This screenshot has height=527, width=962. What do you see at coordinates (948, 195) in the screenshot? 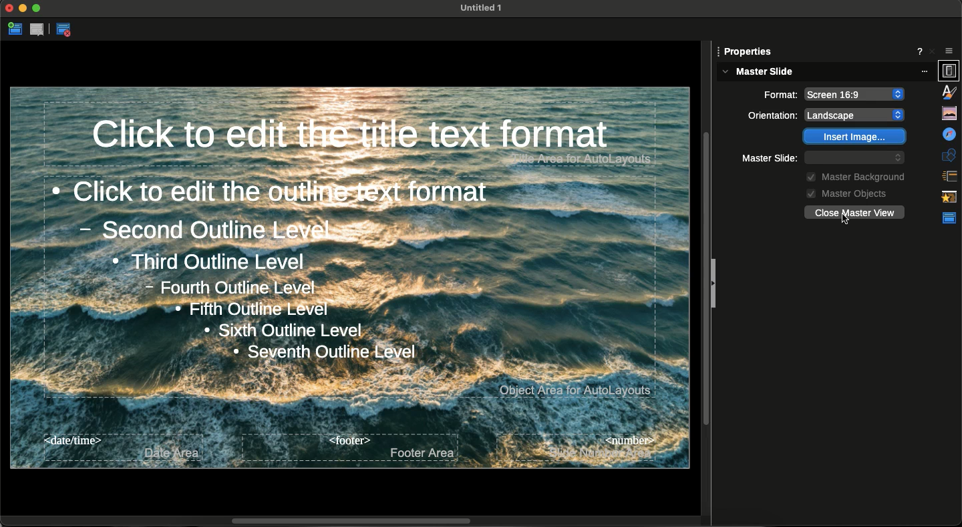
I see `Master slides` at bounding box center [948, 195].